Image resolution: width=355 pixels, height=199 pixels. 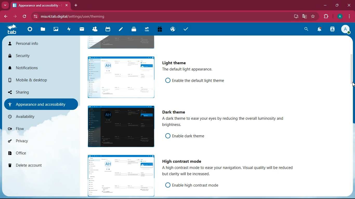 I want to click on add tab, so click(x=76, y=5).